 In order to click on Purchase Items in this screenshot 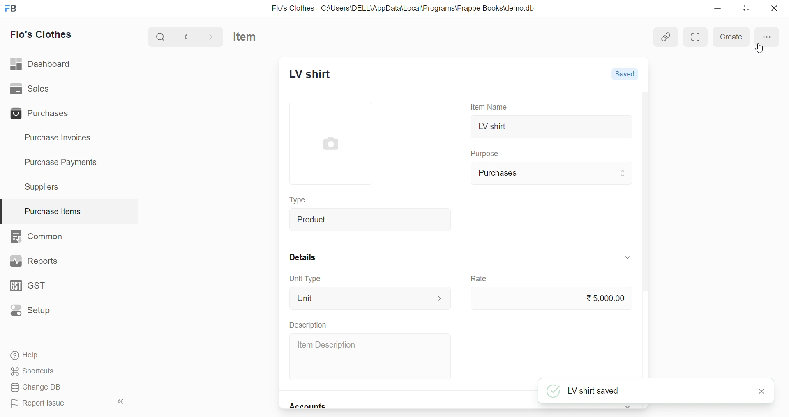, I will do `click(69, 209)`.